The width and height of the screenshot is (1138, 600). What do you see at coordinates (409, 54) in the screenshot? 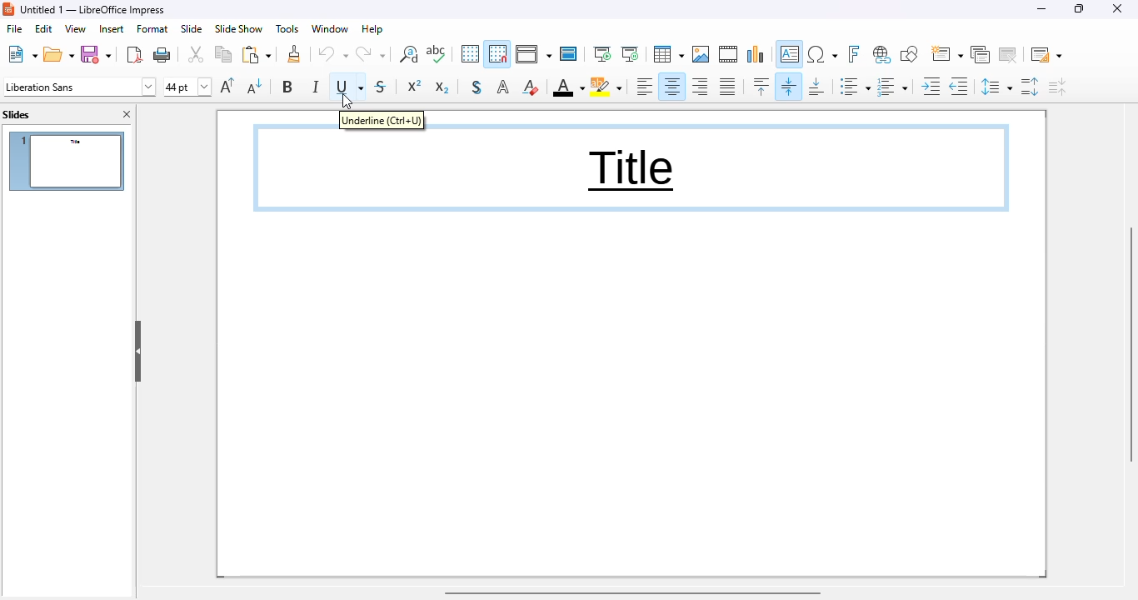
I see `find and replace` at bounding box center [409, 54].